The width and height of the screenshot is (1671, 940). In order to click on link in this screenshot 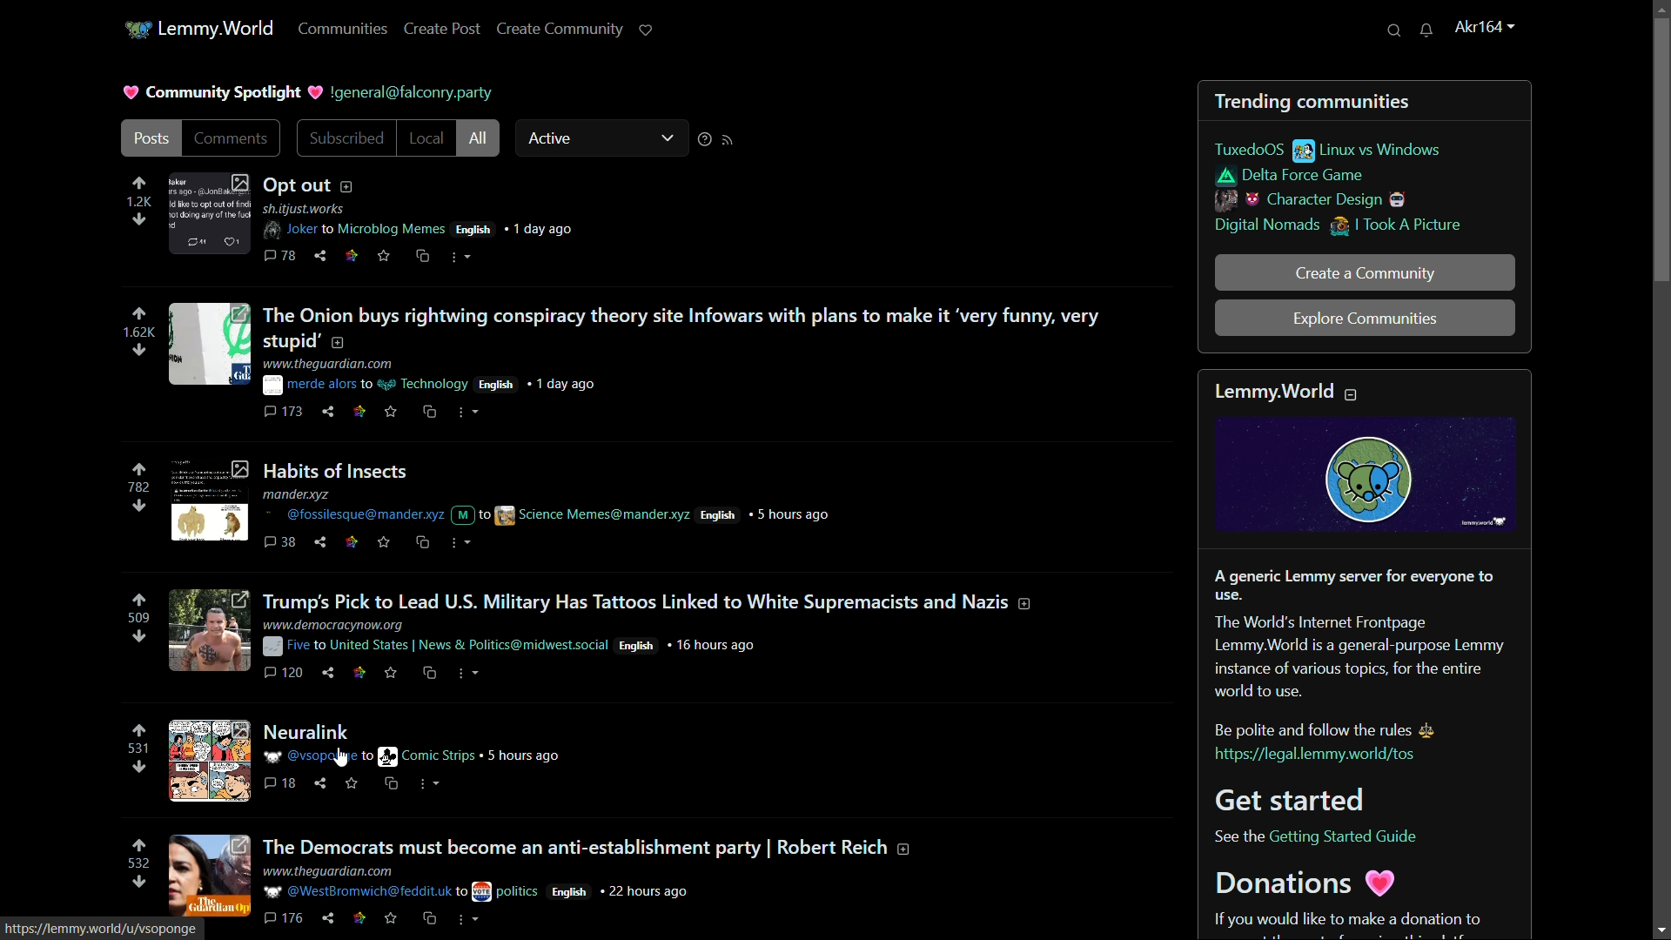, I will do `click(354, 256)`.